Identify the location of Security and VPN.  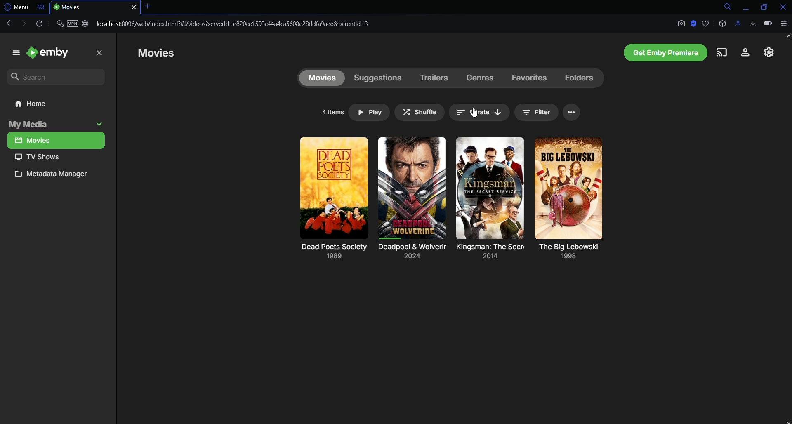
(73, 26).